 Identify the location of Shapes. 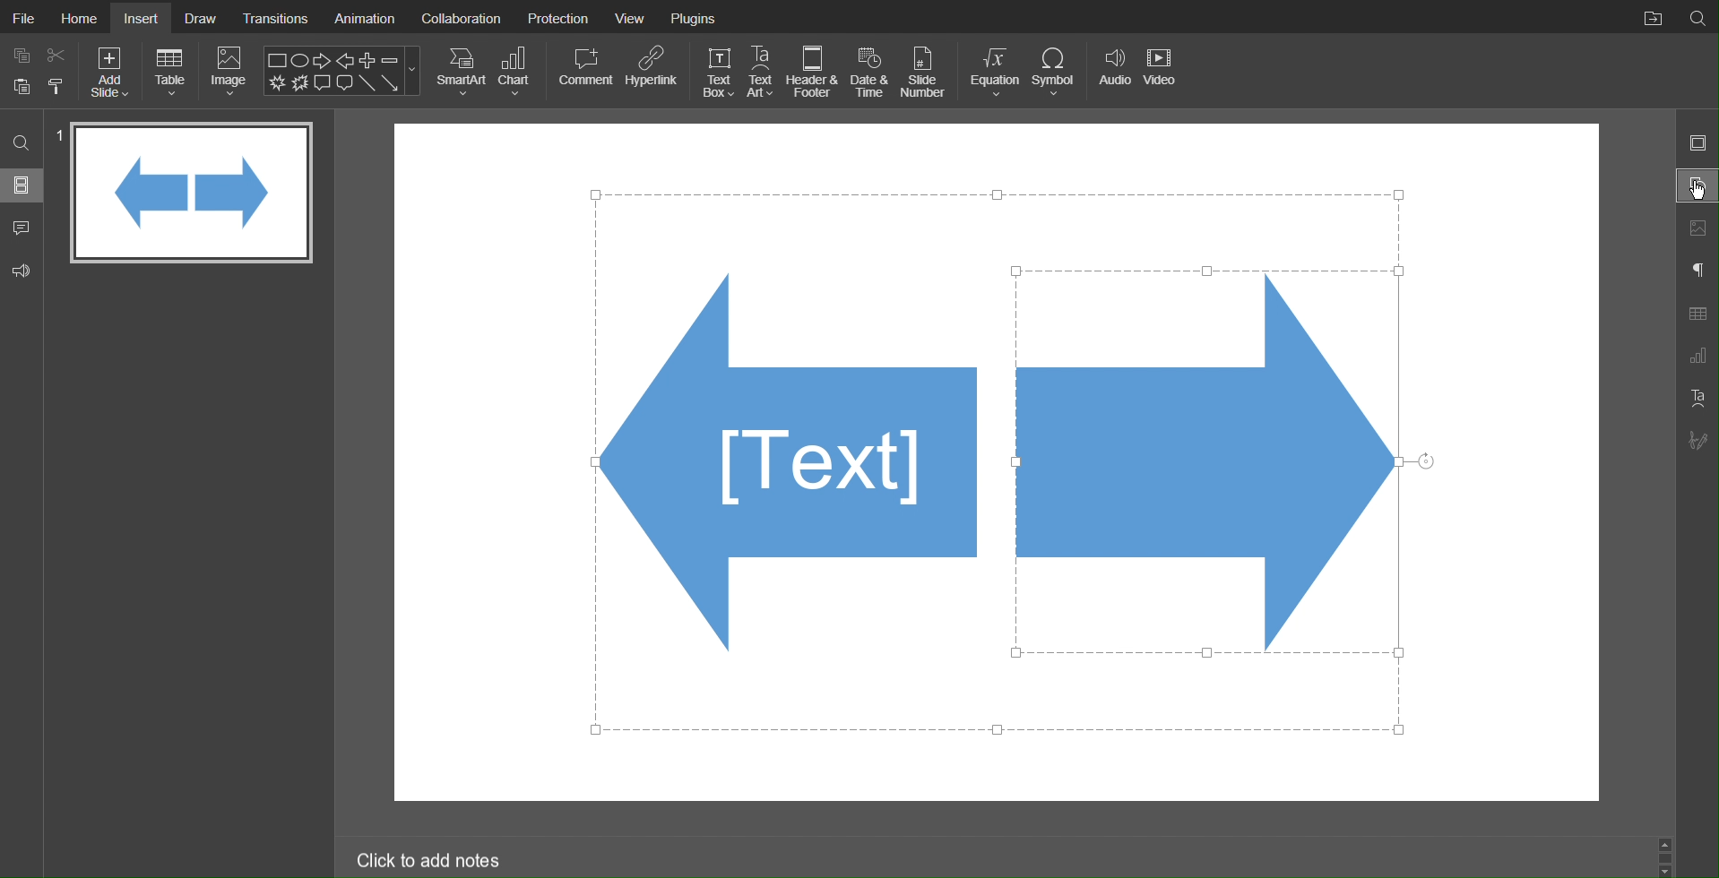
(782, 461).